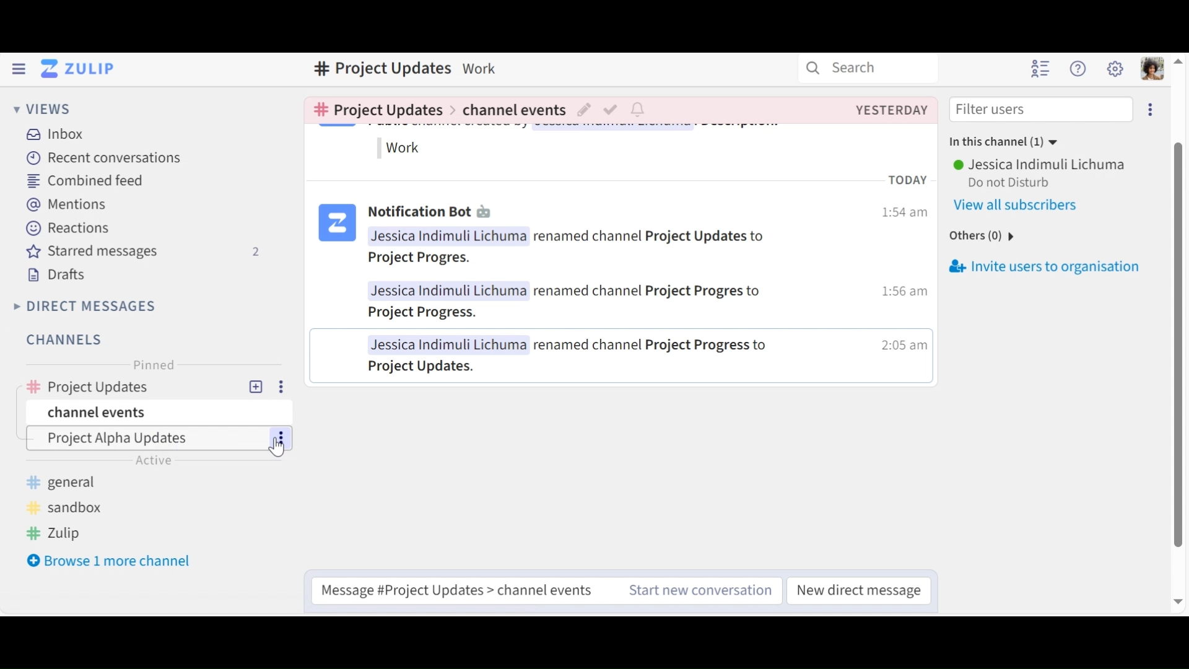  Describe the element at coordinates (612, 111) in the screenshot. I see `Mark as resolved` at that location.